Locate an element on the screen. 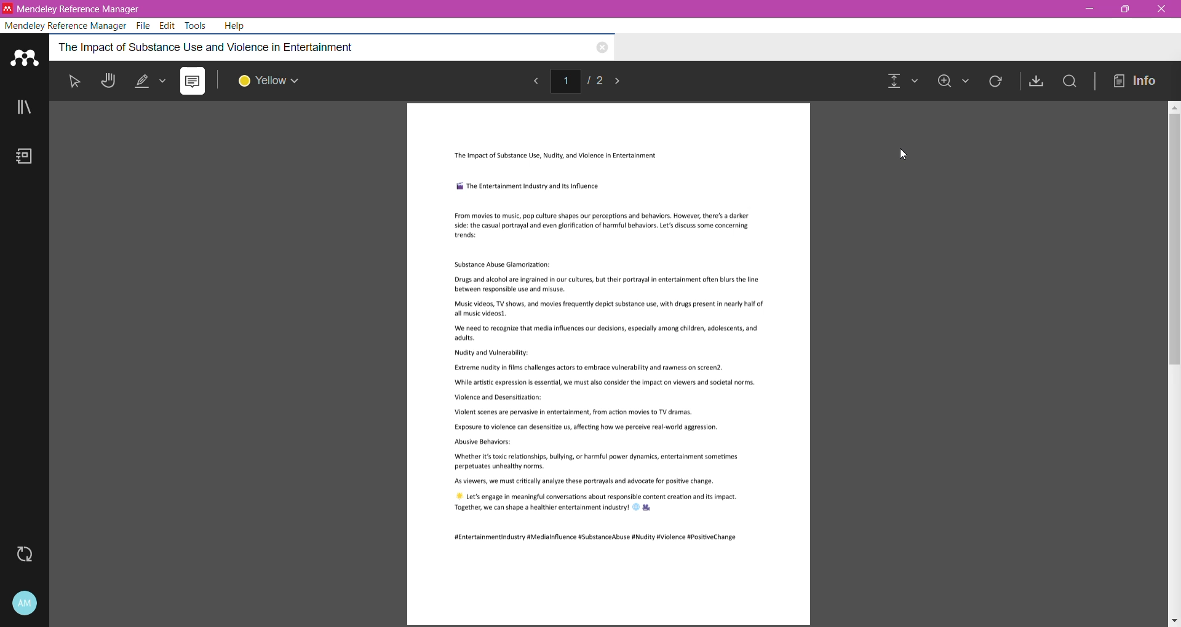 The width and height of the screenshot is (1181, 627). Set Page View Mode is located at coordinates (901, 83).